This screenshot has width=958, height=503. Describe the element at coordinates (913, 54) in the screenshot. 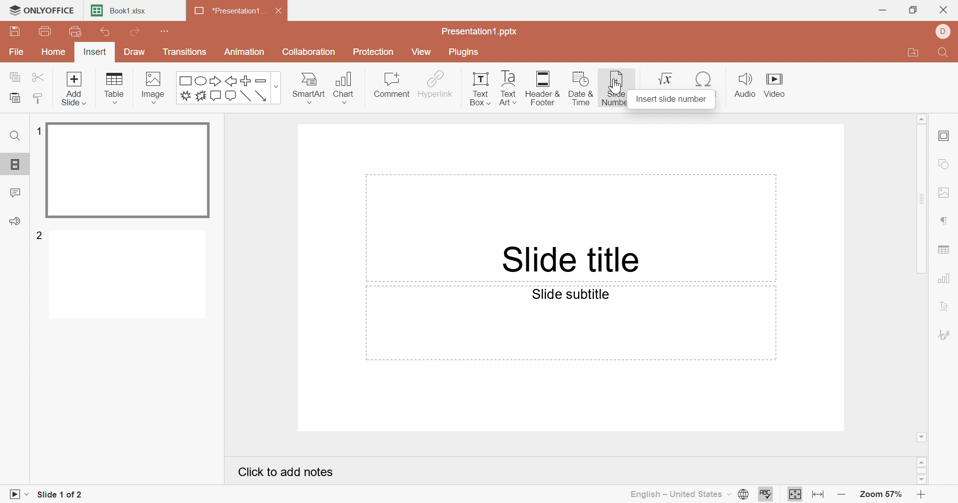

I see `Open file location` at that location.